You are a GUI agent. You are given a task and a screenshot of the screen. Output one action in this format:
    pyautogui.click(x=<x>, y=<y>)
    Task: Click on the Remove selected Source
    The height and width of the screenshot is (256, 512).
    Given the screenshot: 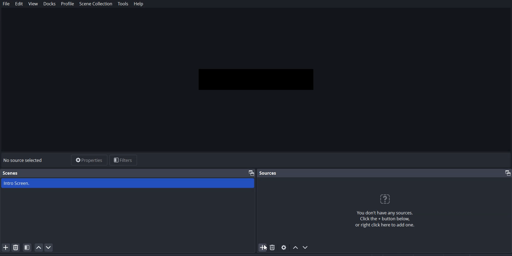 What is the action you would take?
    pyautogui.click(x=273, y=247)
    